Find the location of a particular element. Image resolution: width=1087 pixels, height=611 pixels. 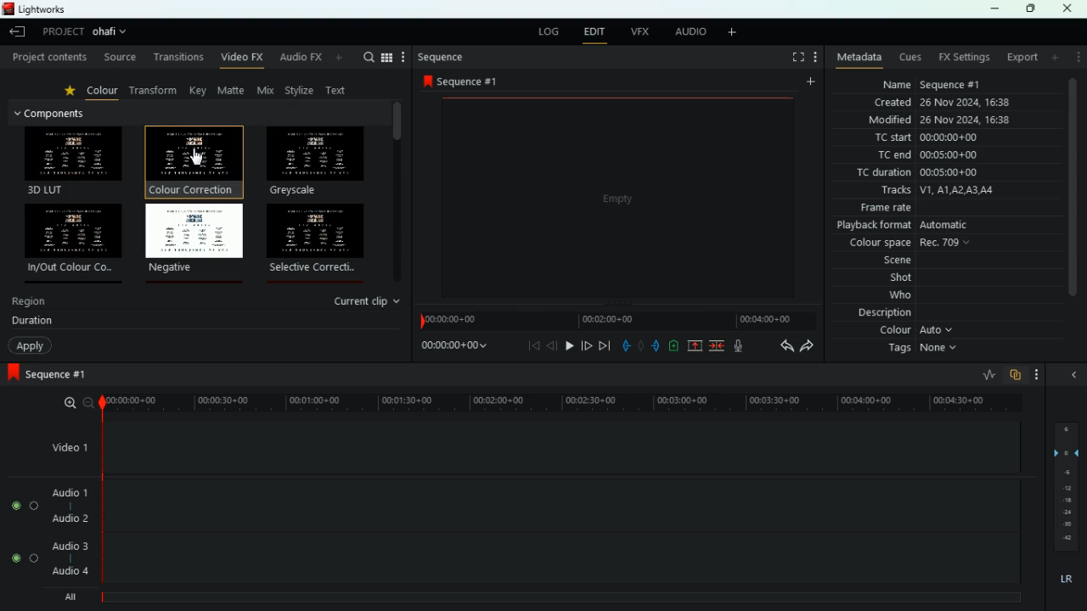

key is located at coordinates (199, 91).